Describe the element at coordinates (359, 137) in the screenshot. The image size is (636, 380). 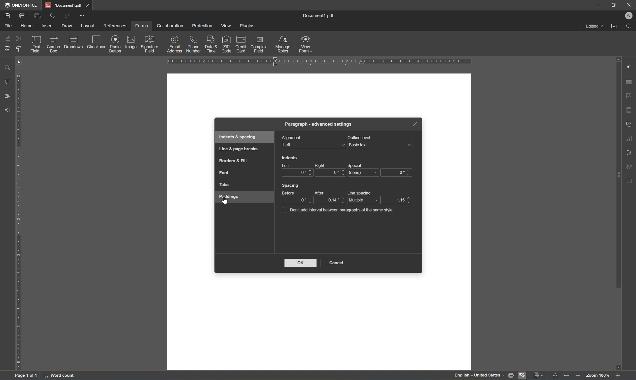
I see `outline level` at that location.